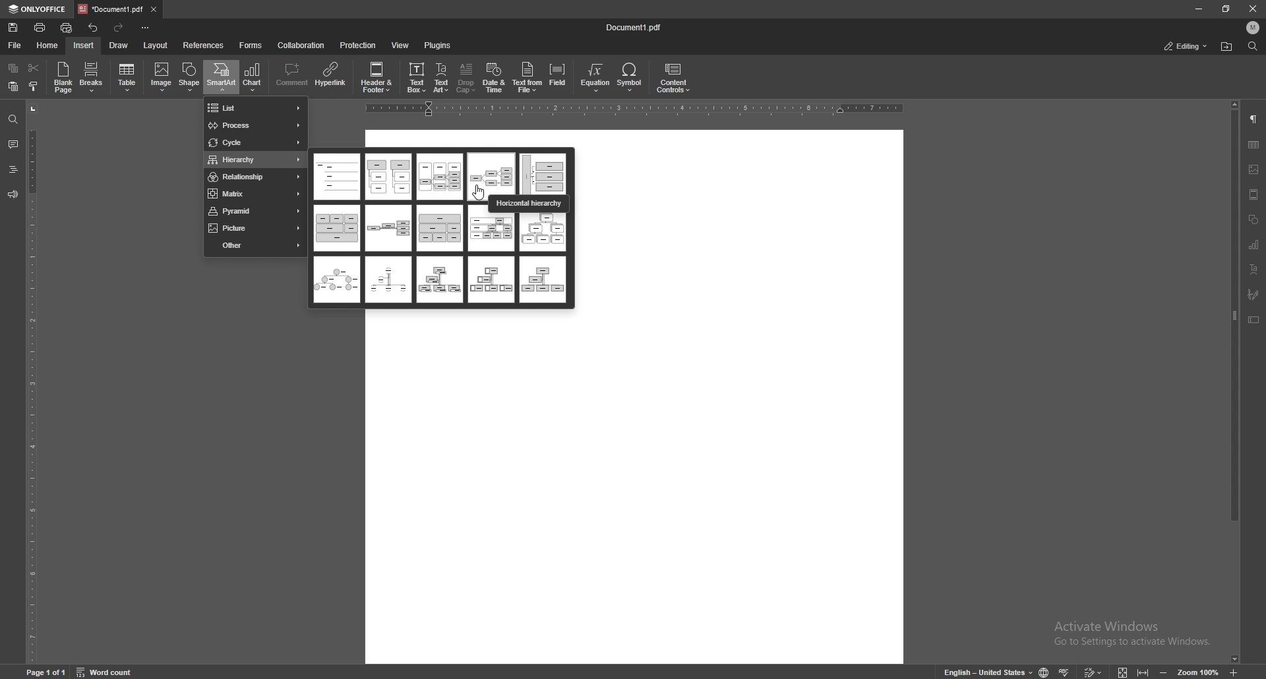 Image resolution: width=1266 pixels, height=679 pixels. Describe the element at coordinates (673, 78) in the screenshot. I see `content controls` at that location.